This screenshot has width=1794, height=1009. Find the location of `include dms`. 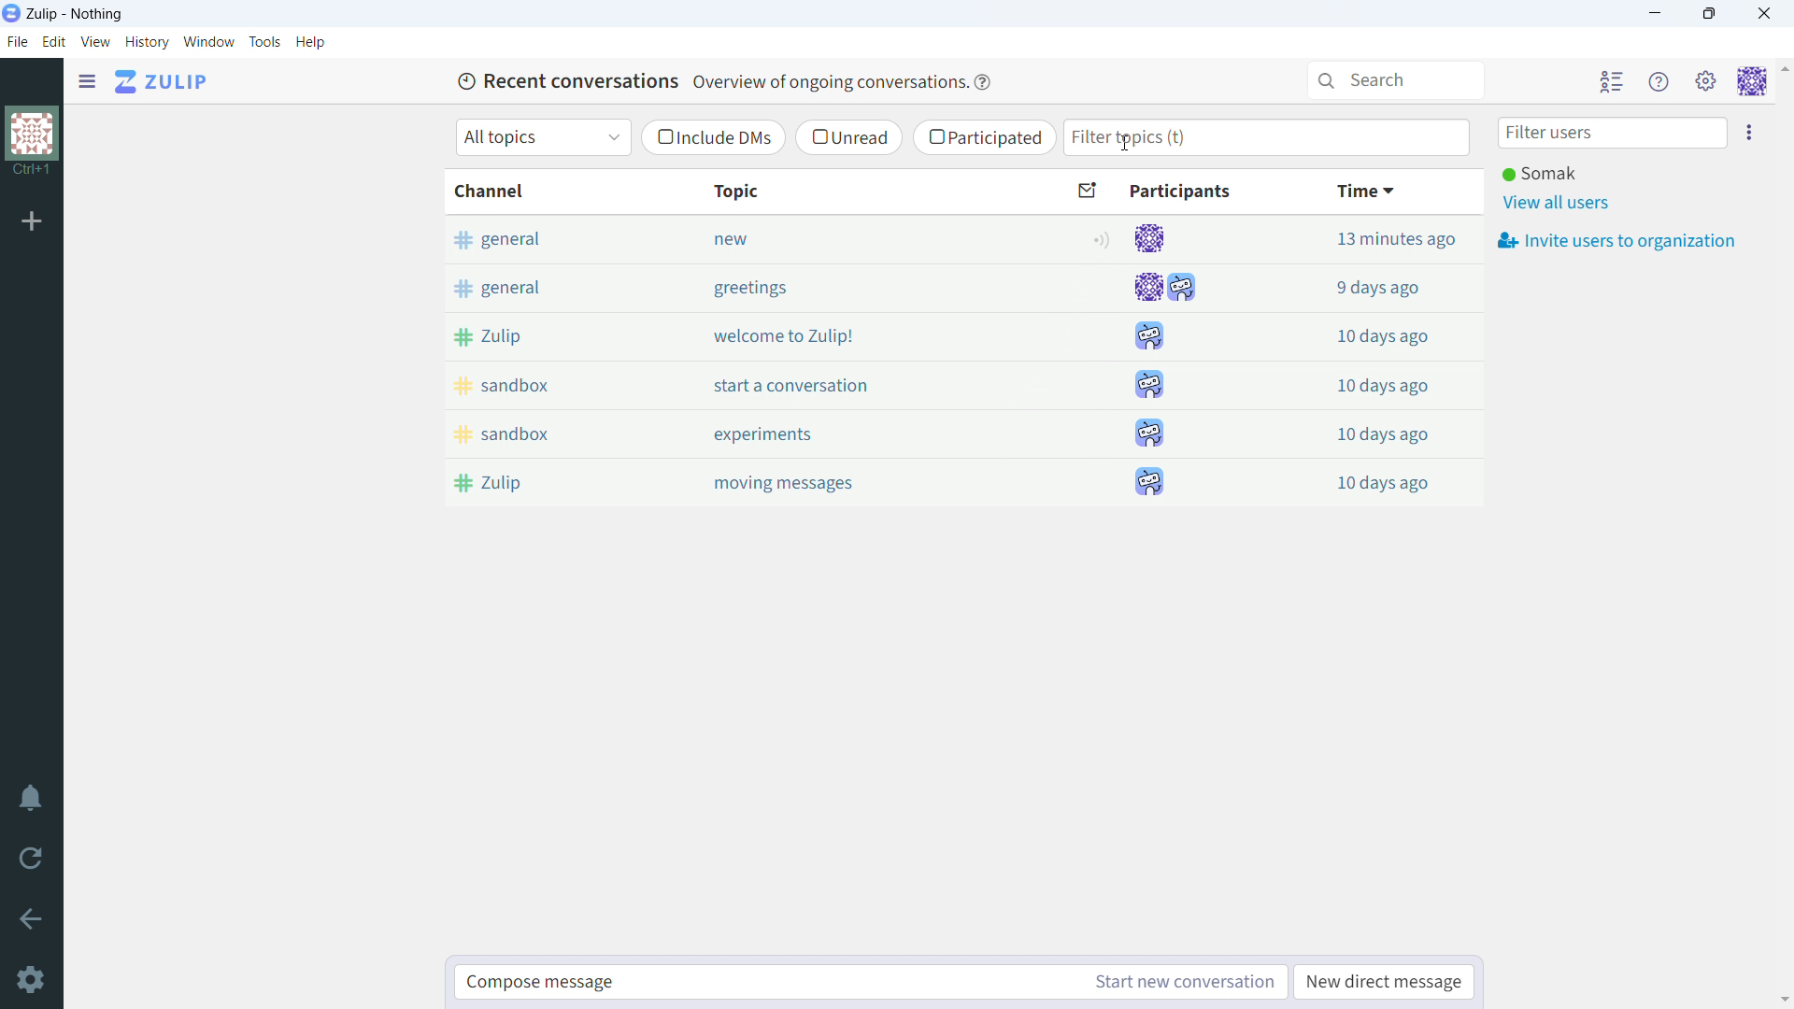

include dms is located at coordinates (712, 138).